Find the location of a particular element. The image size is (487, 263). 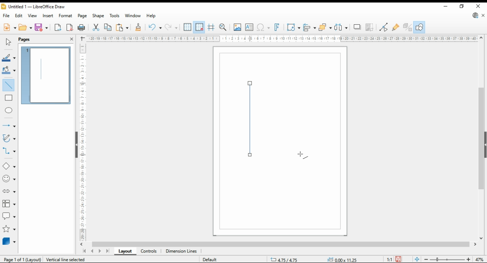

view is located at coordinates (33, 16).